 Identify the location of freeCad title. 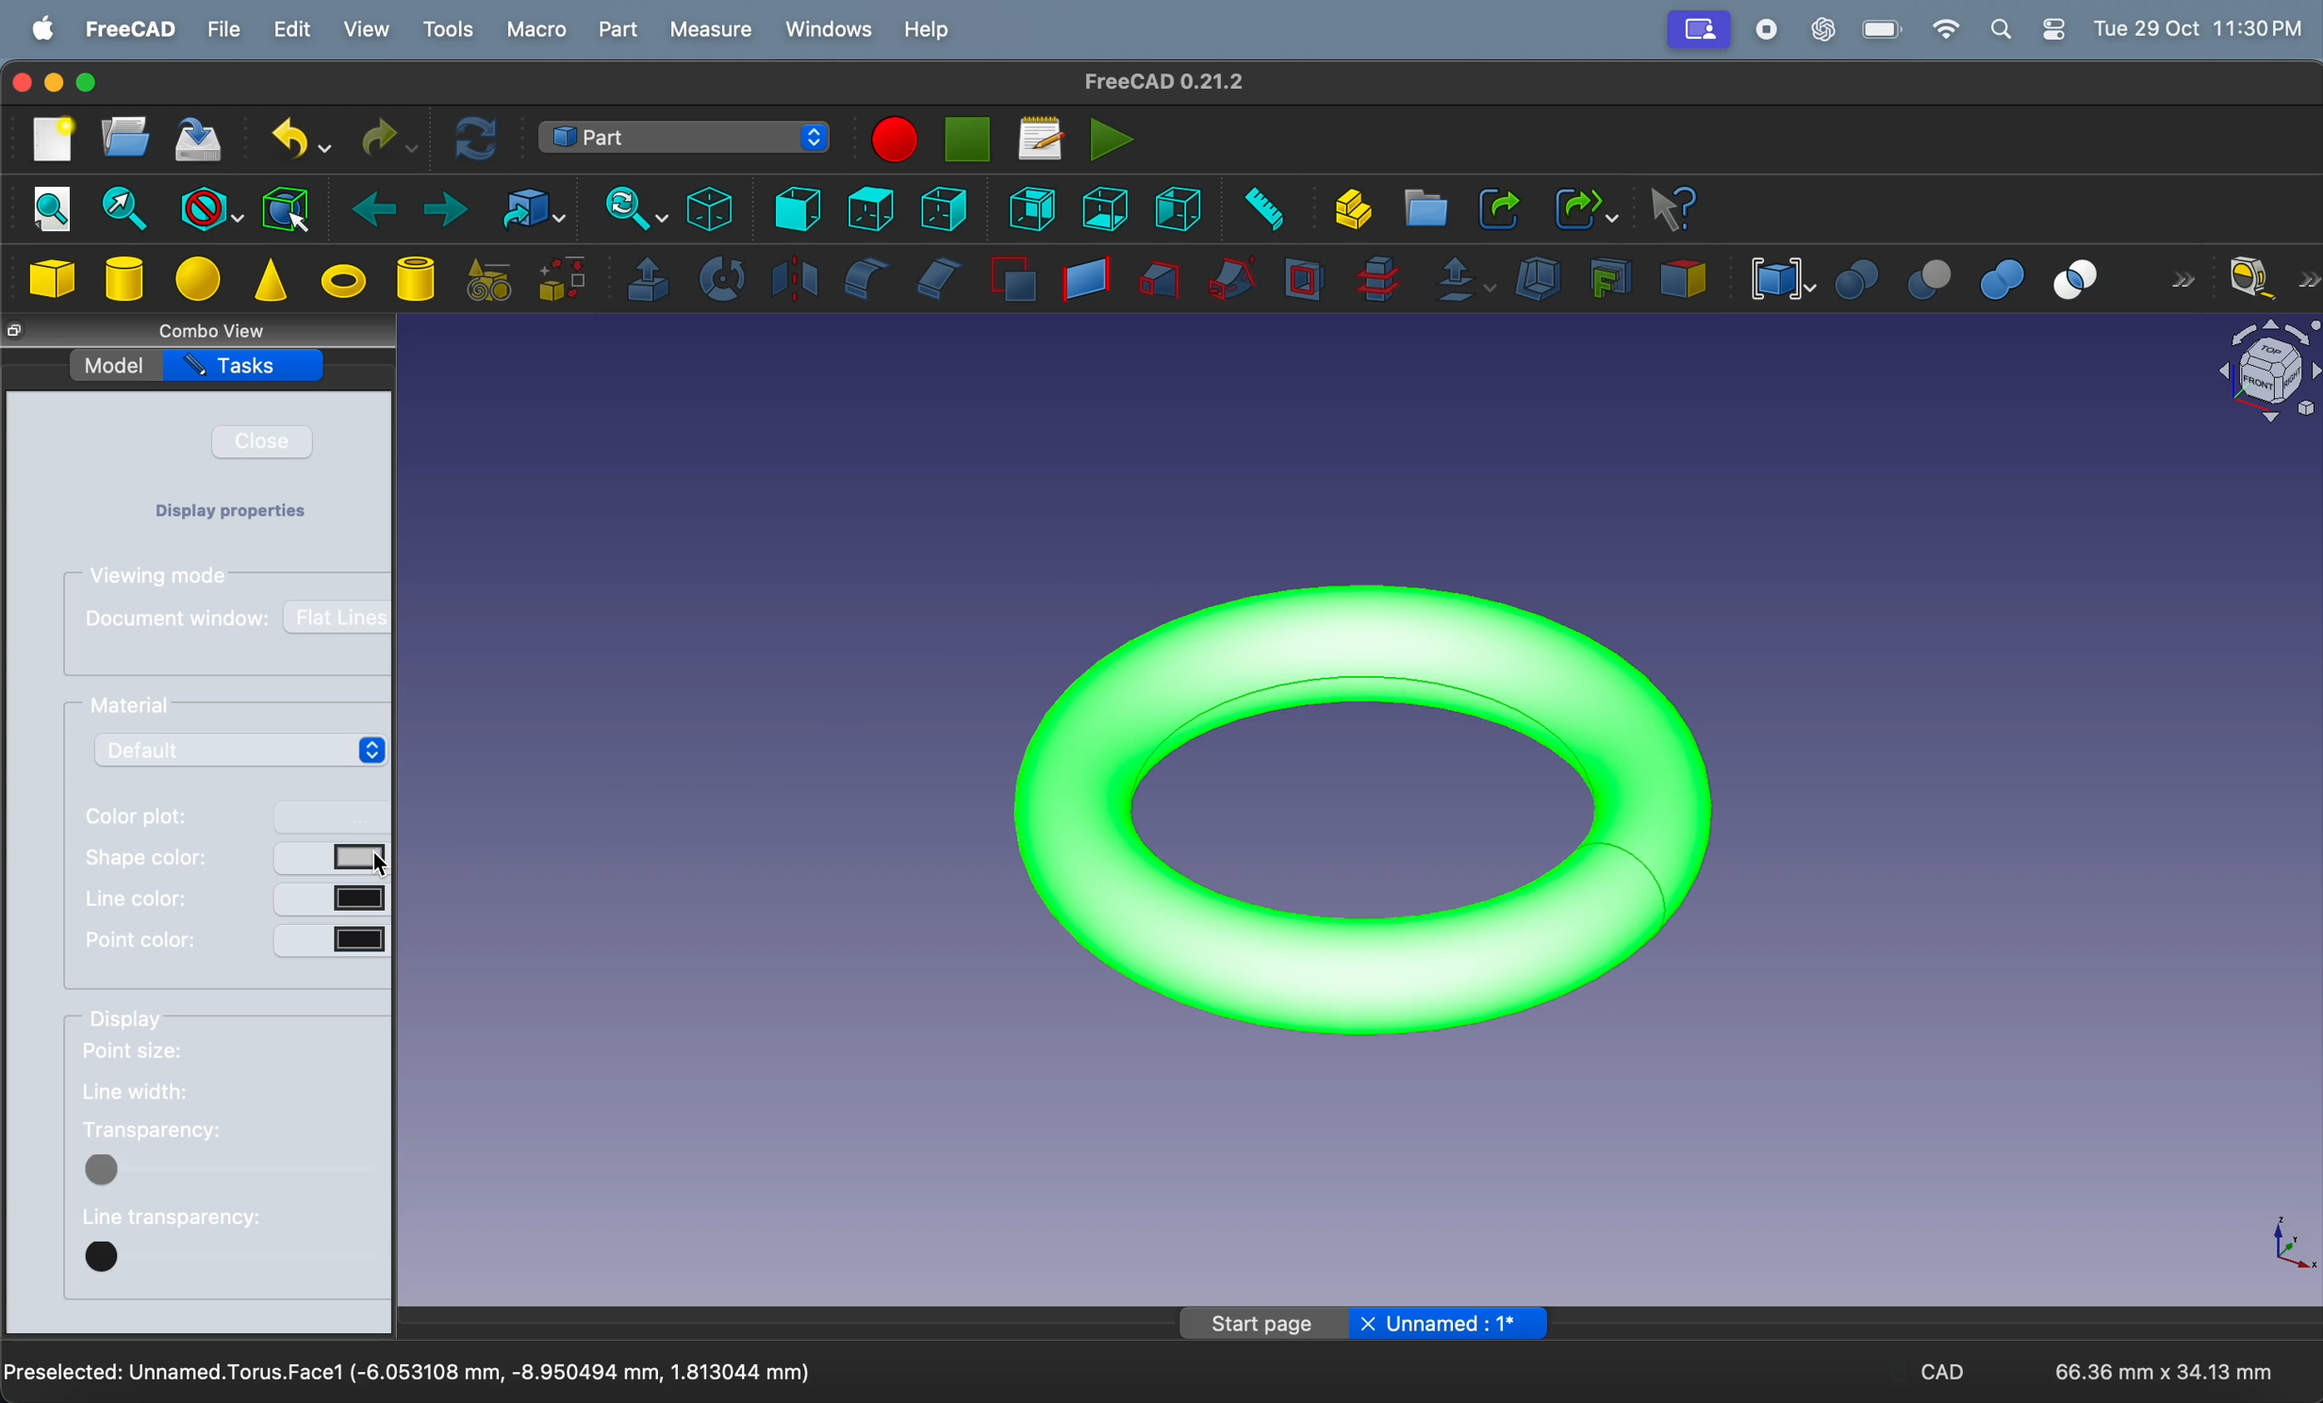
(1153, 81).